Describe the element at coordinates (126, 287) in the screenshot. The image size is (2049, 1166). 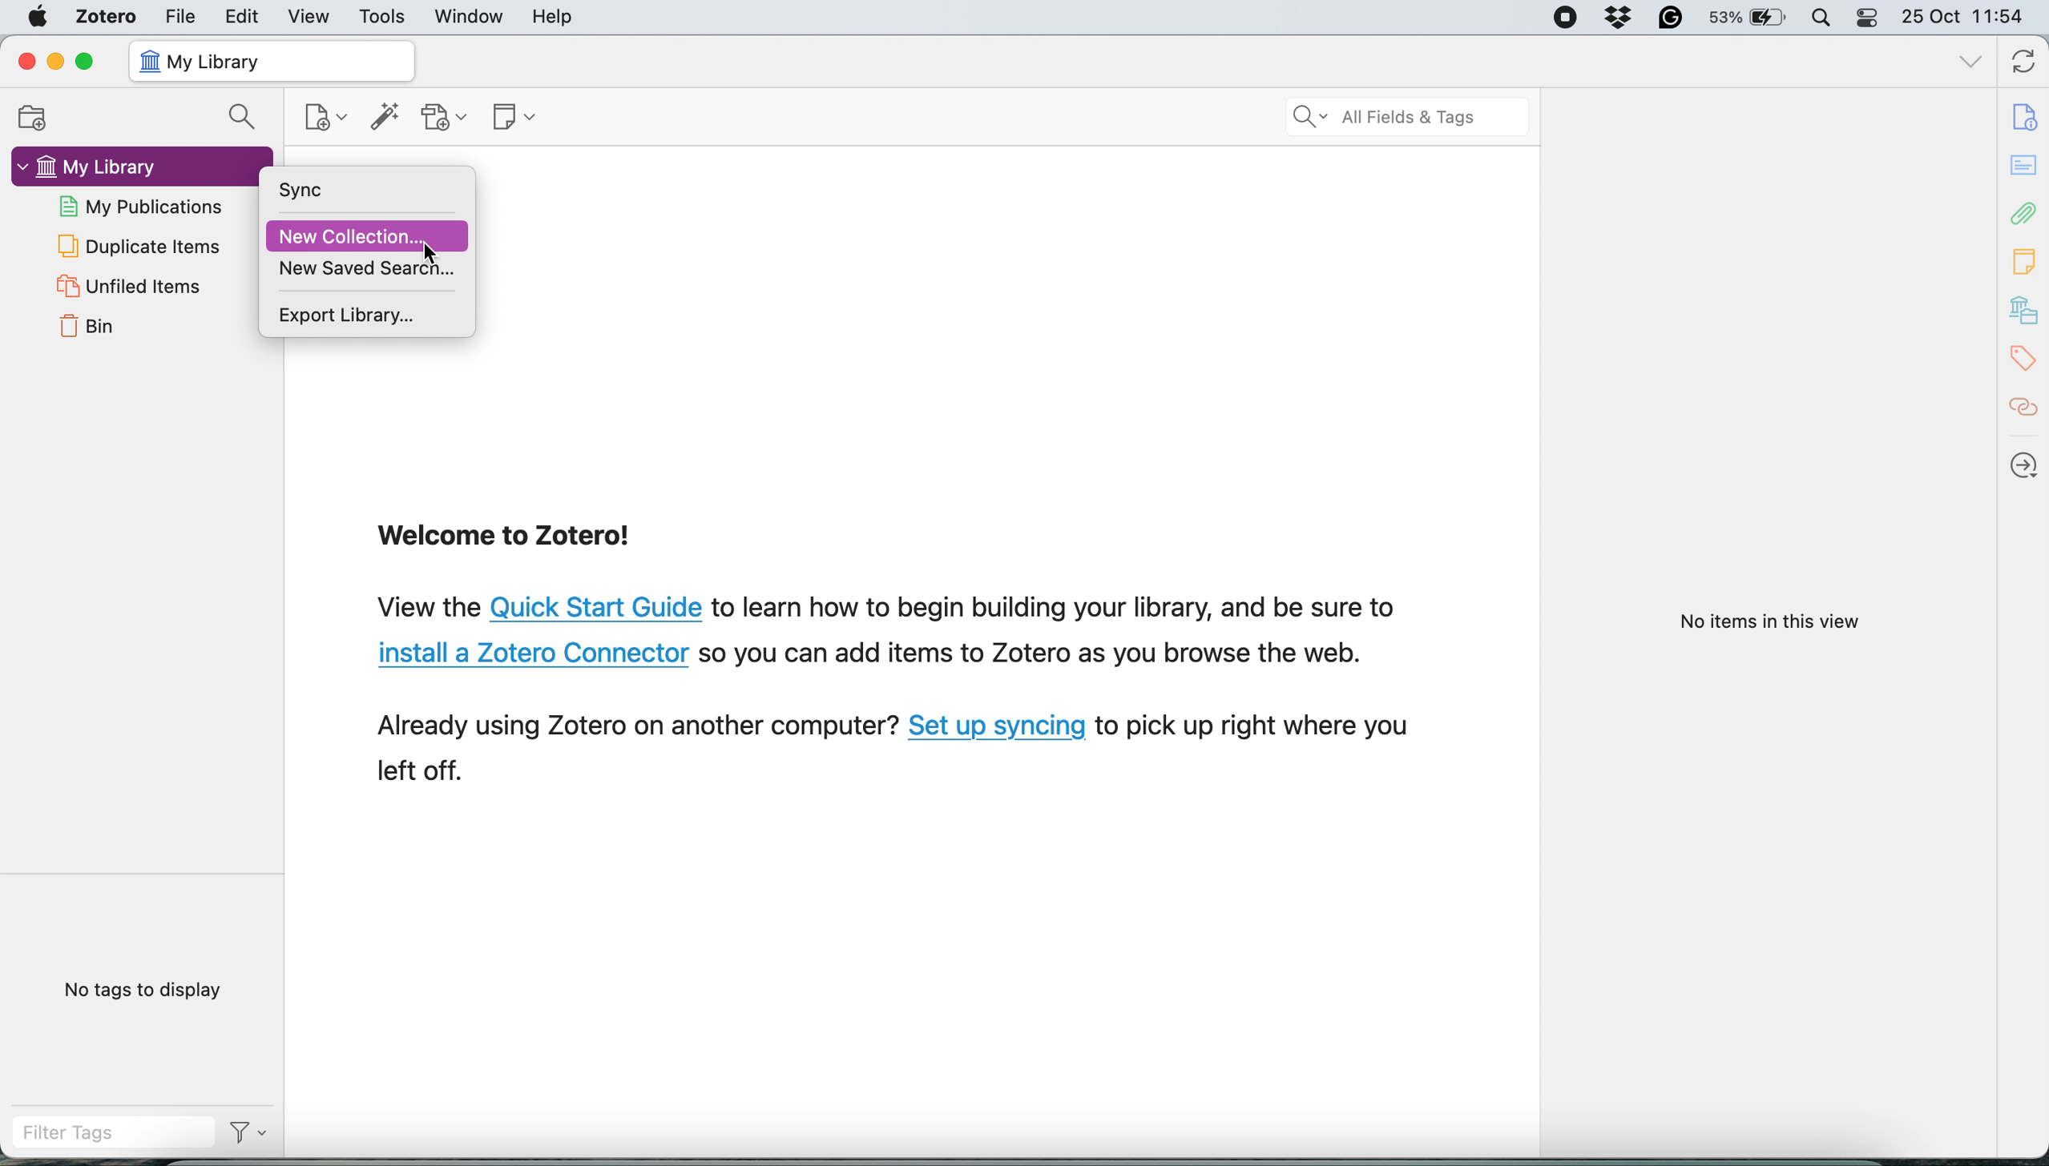
I see `unfiled items` at that location.